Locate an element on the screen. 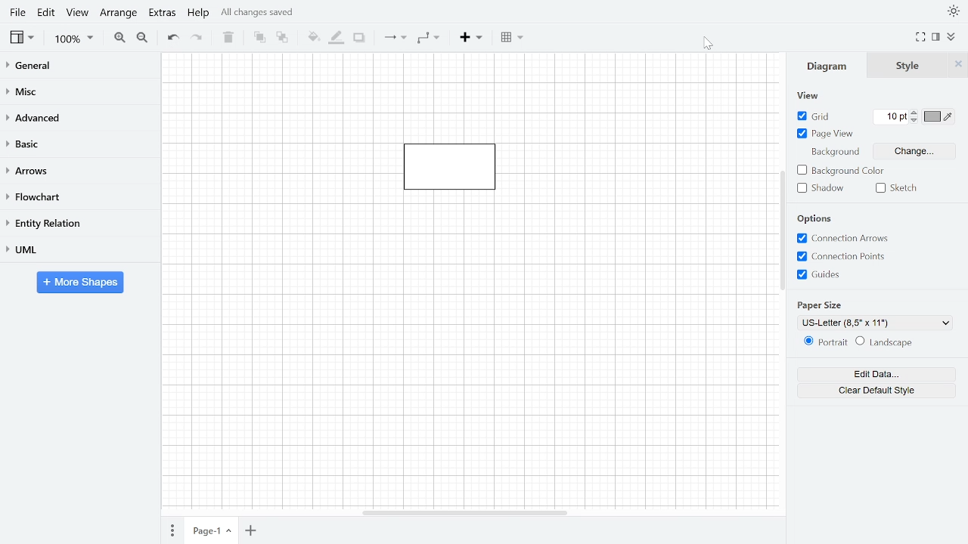 This screenshot has width=968, height=544. To back is located at coordinates (281, 38).